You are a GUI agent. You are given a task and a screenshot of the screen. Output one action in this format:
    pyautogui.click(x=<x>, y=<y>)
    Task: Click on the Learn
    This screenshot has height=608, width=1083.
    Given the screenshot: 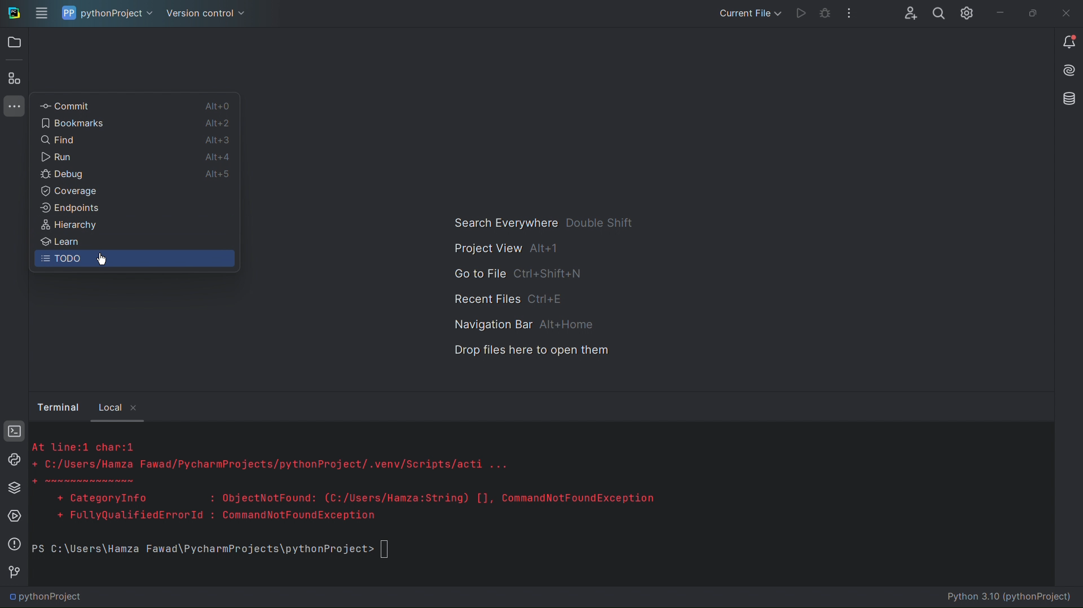 What is the action you would take?
    pyautogui.click(x=59, y=241)
    